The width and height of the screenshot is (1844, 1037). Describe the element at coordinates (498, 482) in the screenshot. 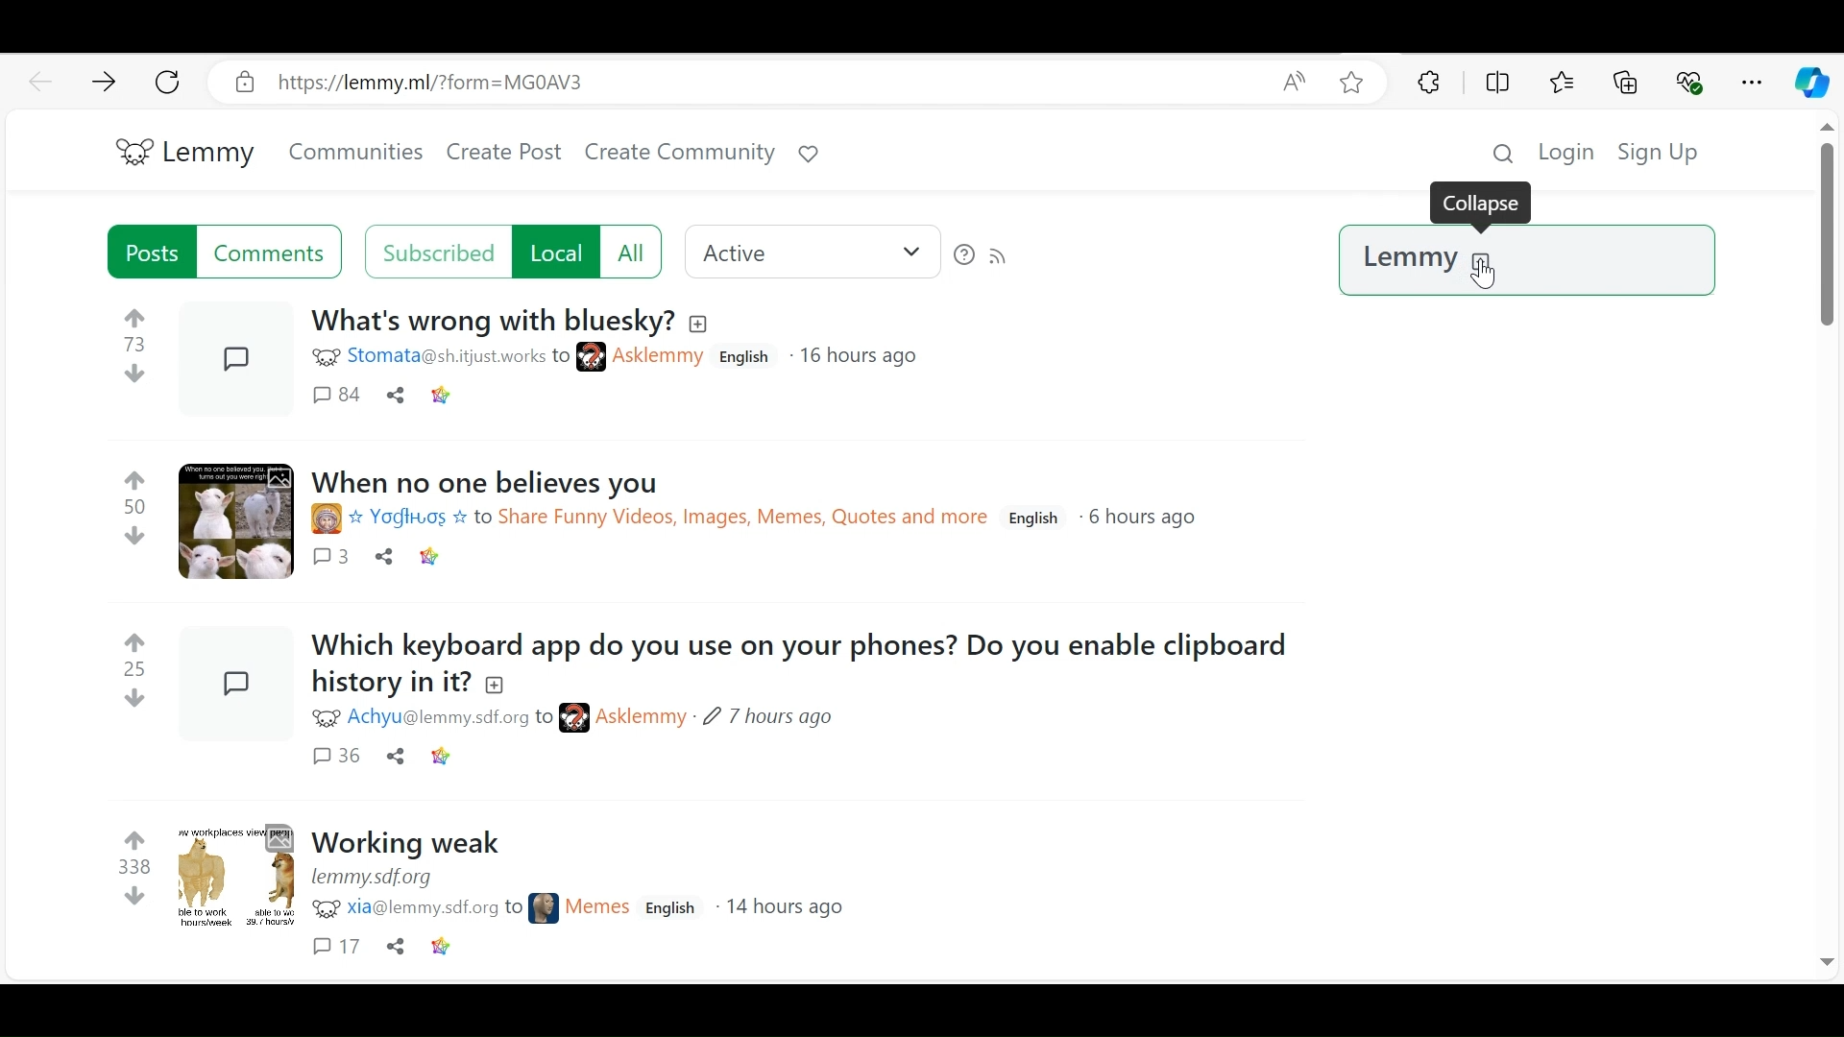

I see `Title` at that location.